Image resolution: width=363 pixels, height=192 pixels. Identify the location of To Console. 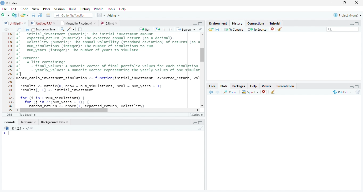
(233, 29).